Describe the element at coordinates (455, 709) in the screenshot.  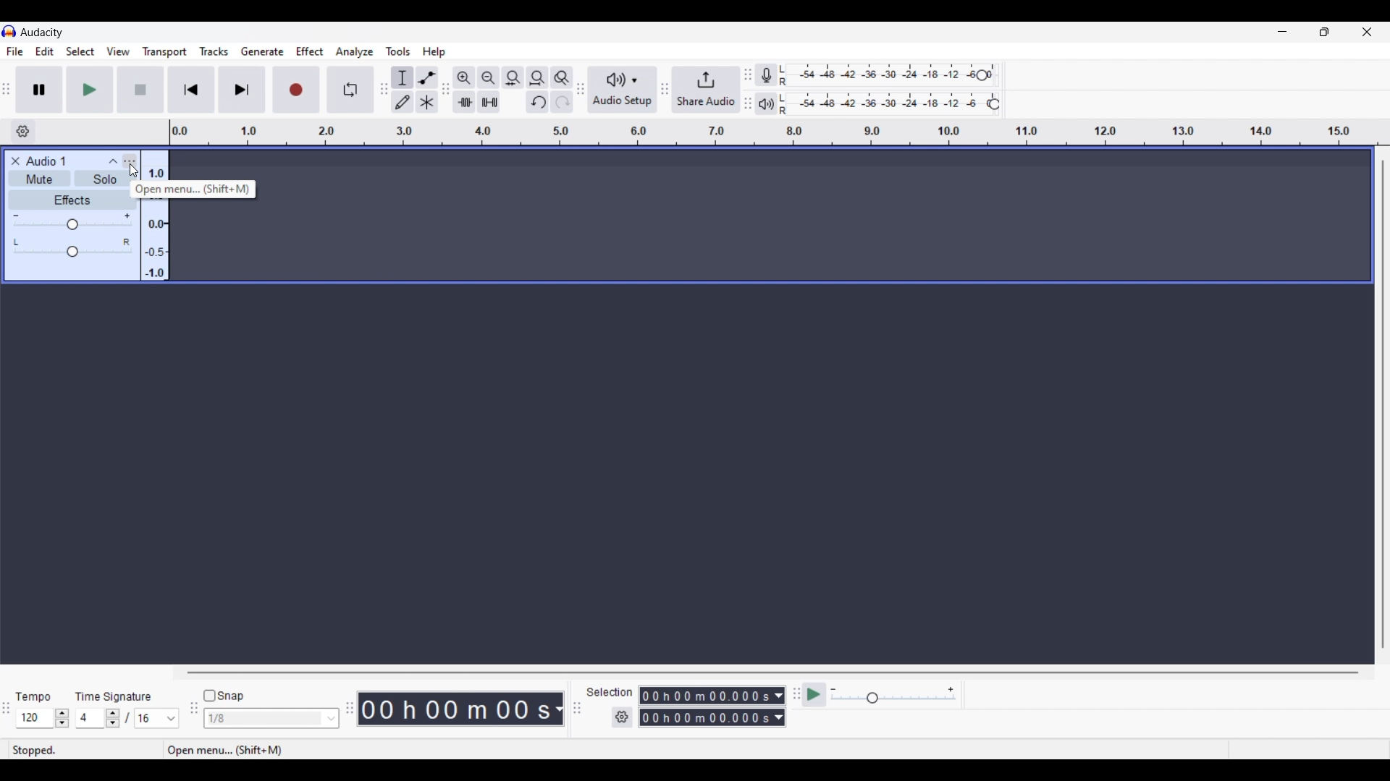
I see `Shows recorded duration` at that location.